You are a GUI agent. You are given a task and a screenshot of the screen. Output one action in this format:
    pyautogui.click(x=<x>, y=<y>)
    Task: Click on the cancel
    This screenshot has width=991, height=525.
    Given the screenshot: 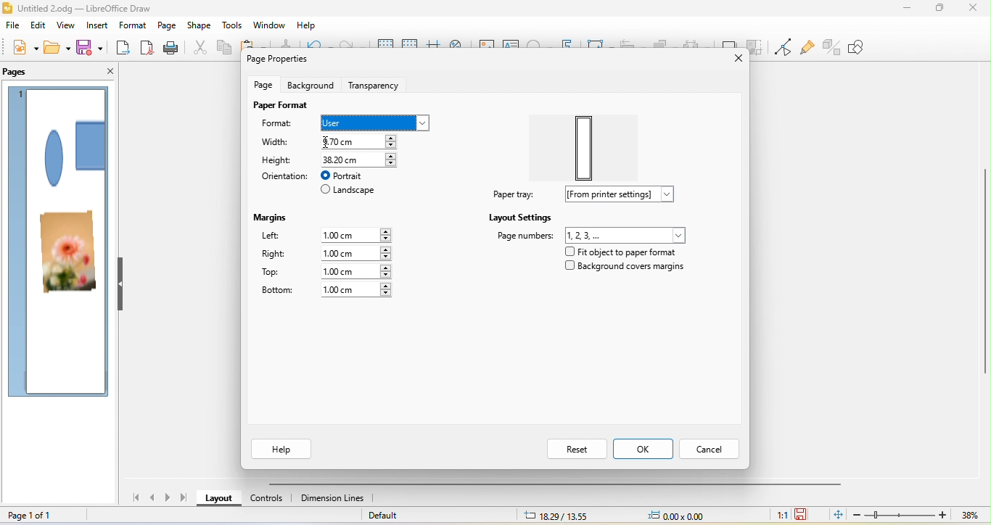 What is the action you would take?
    pyautogui.click(x=712, y=448)
    